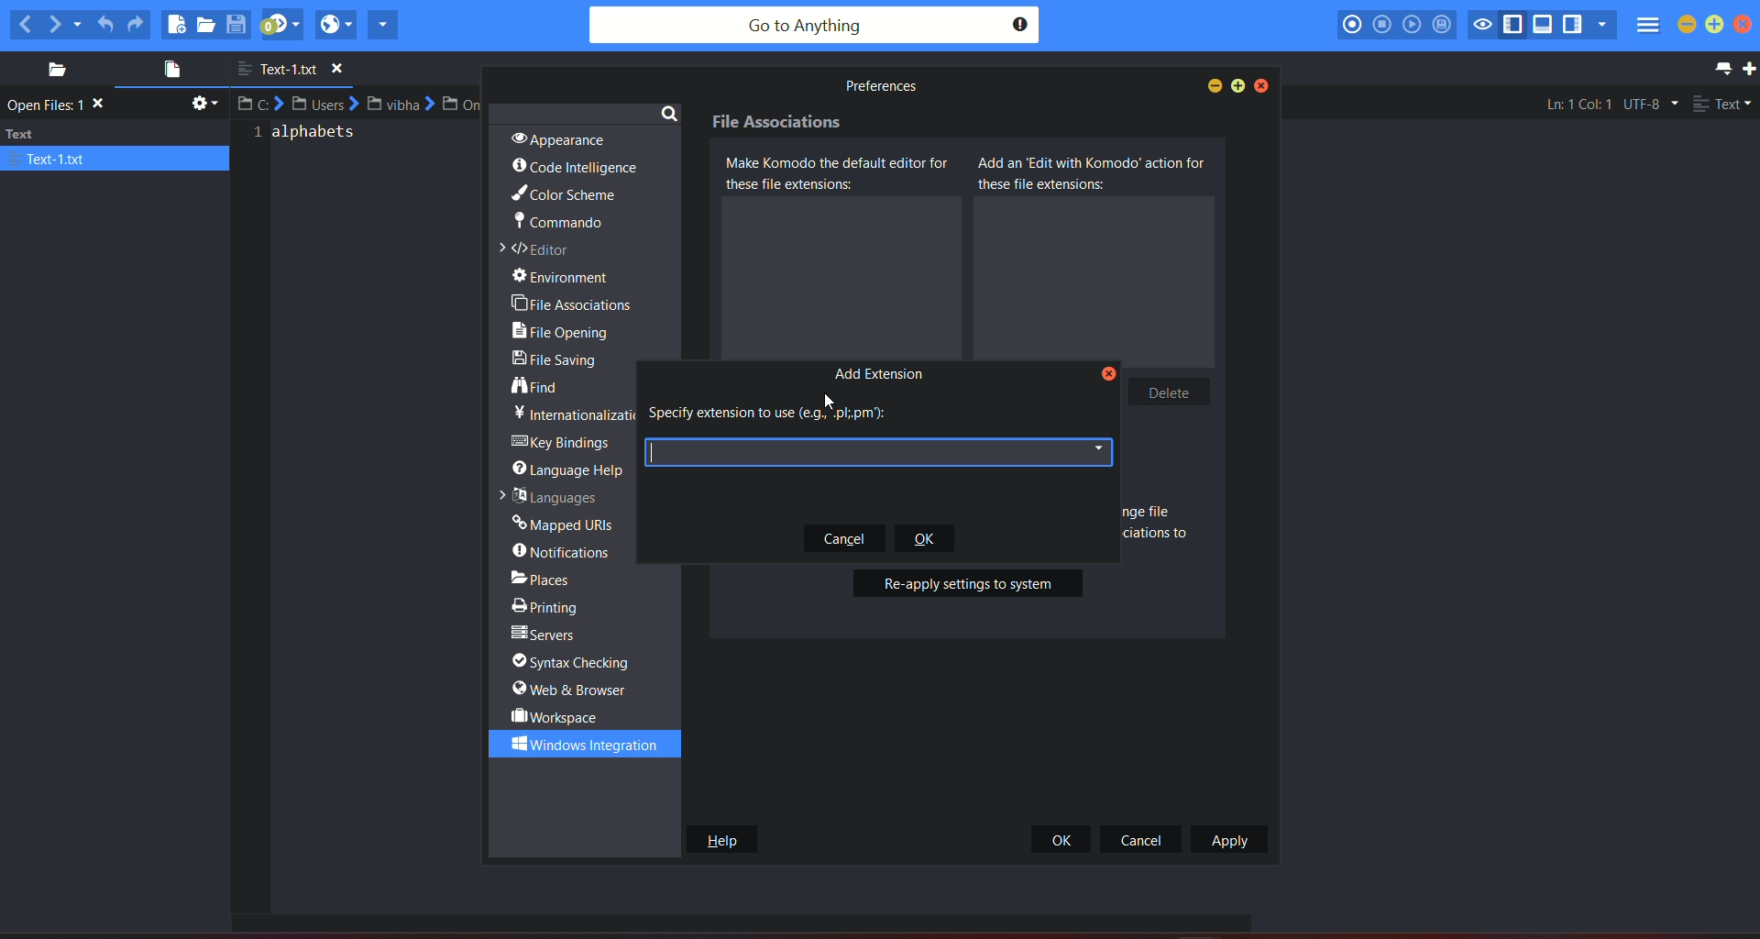  What do you see at coordinates (669, 112) in the screenshot?
I see `search` at bounding box center [669, 112].